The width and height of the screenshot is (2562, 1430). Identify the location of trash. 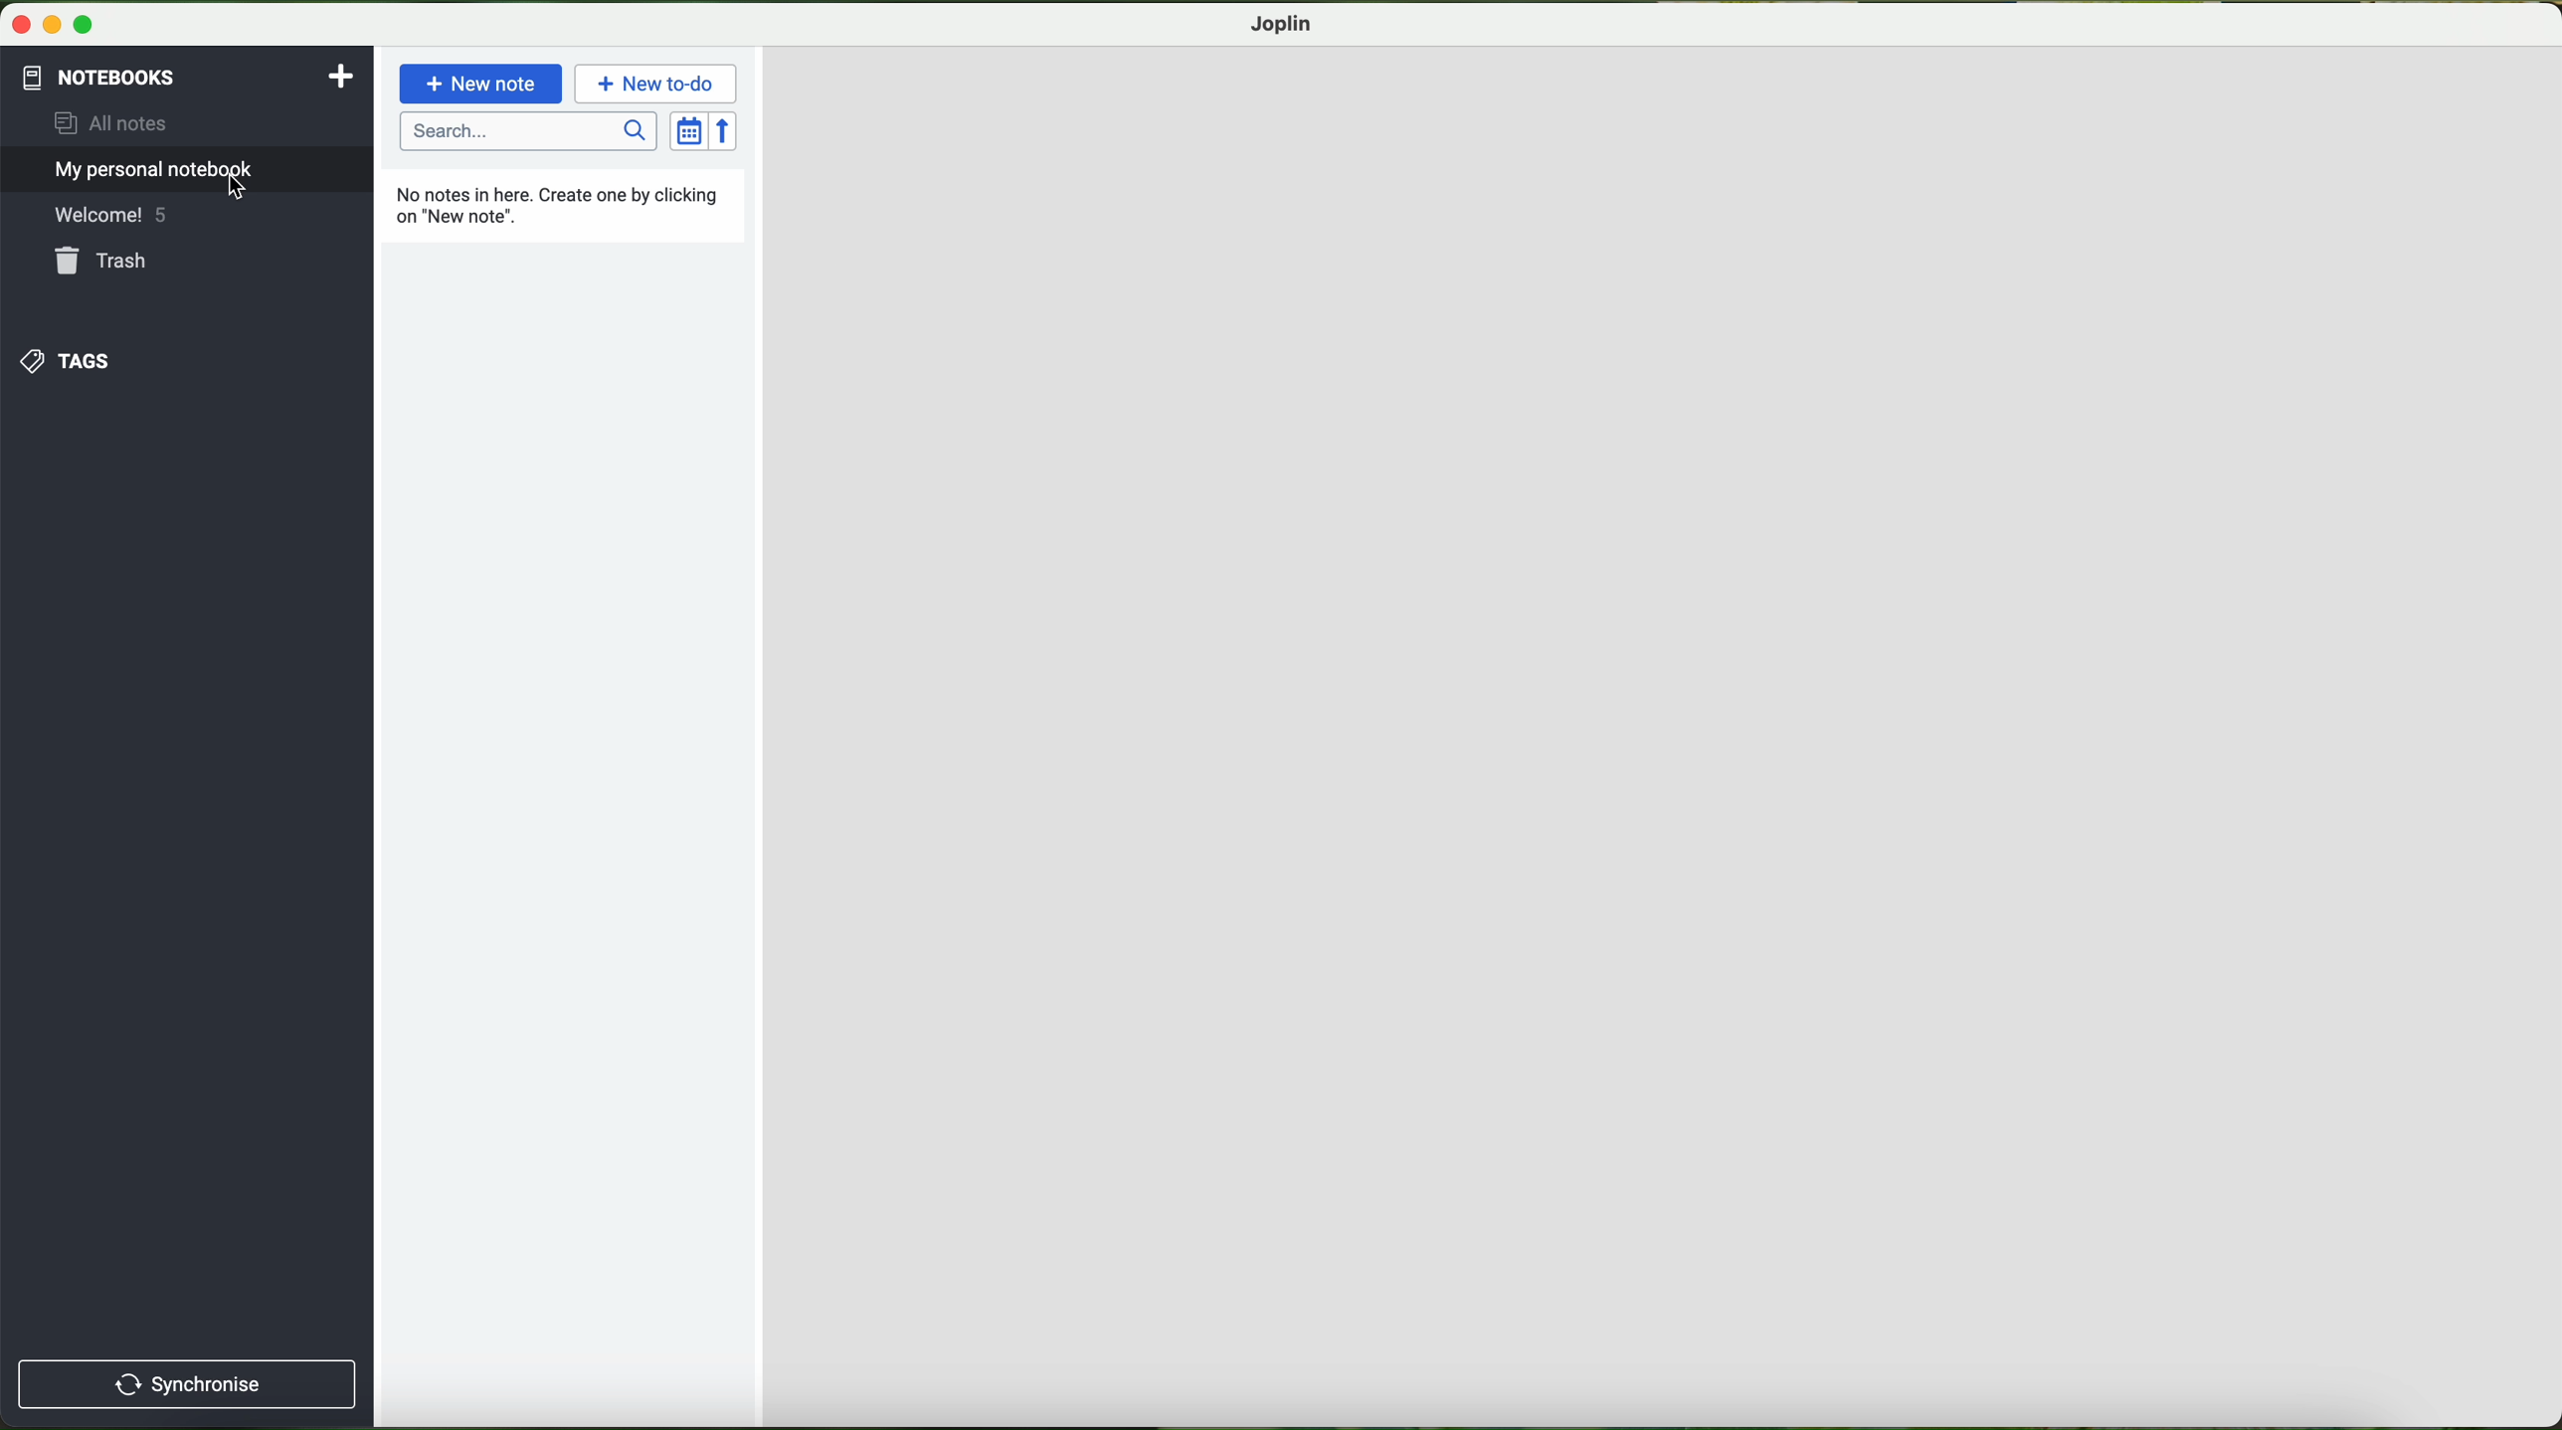
(102, 264).